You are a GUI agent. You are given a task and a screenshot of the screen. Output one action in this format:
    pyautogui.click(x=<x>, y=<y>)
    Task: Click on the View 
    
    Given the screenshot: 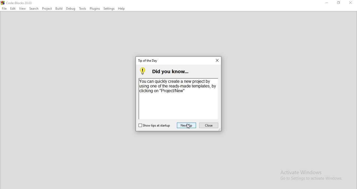 What is the action you would take?
    pyautogui.click(x=22, y=8)
    